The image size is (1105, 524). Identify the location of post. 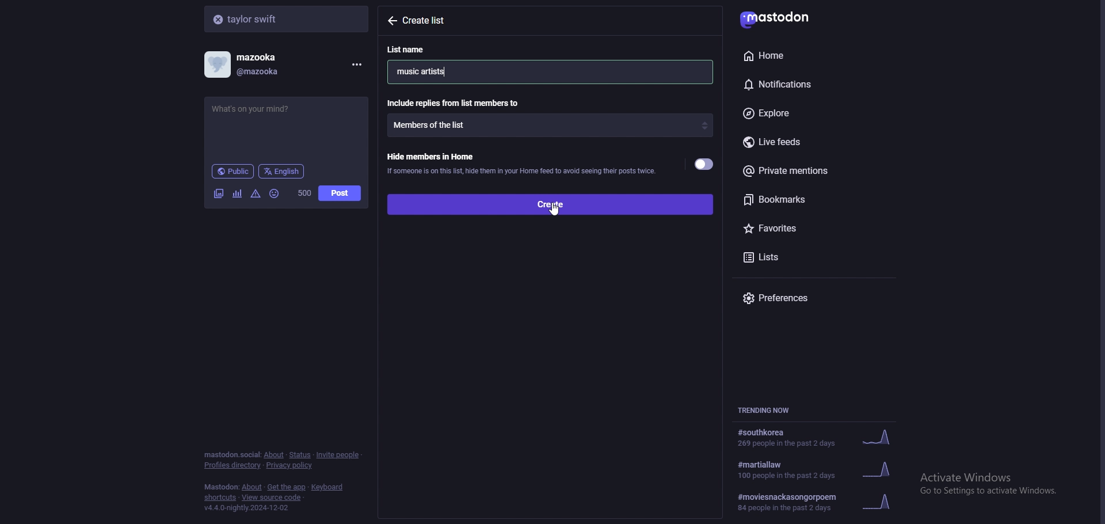
(340, 193).